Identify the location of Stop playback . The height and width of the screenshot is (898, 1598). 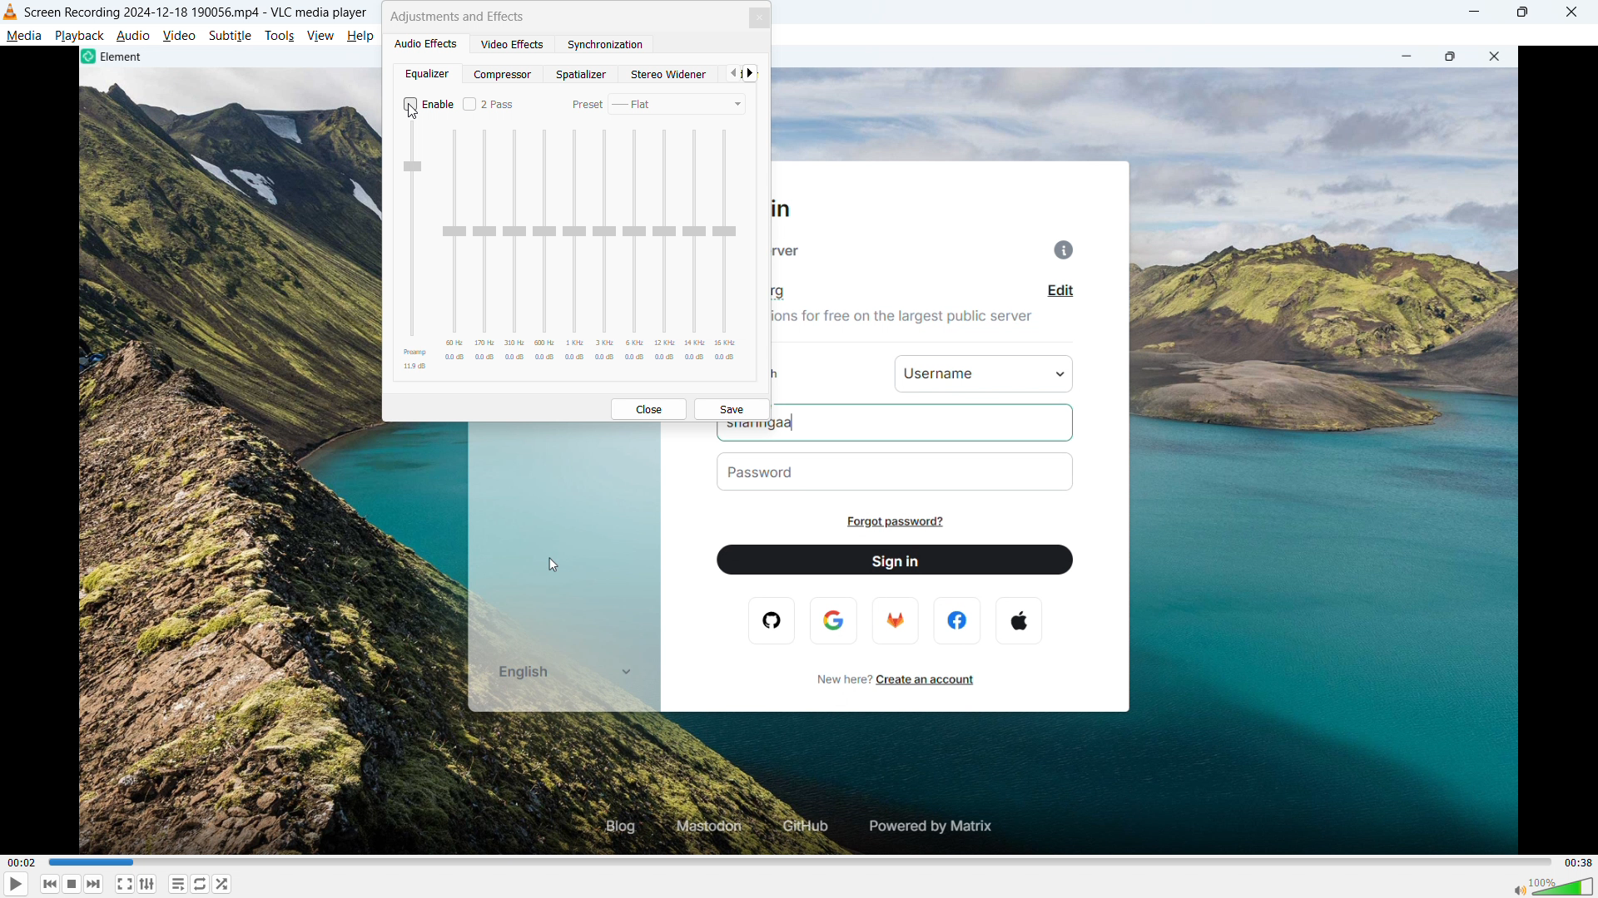
(73, 883).